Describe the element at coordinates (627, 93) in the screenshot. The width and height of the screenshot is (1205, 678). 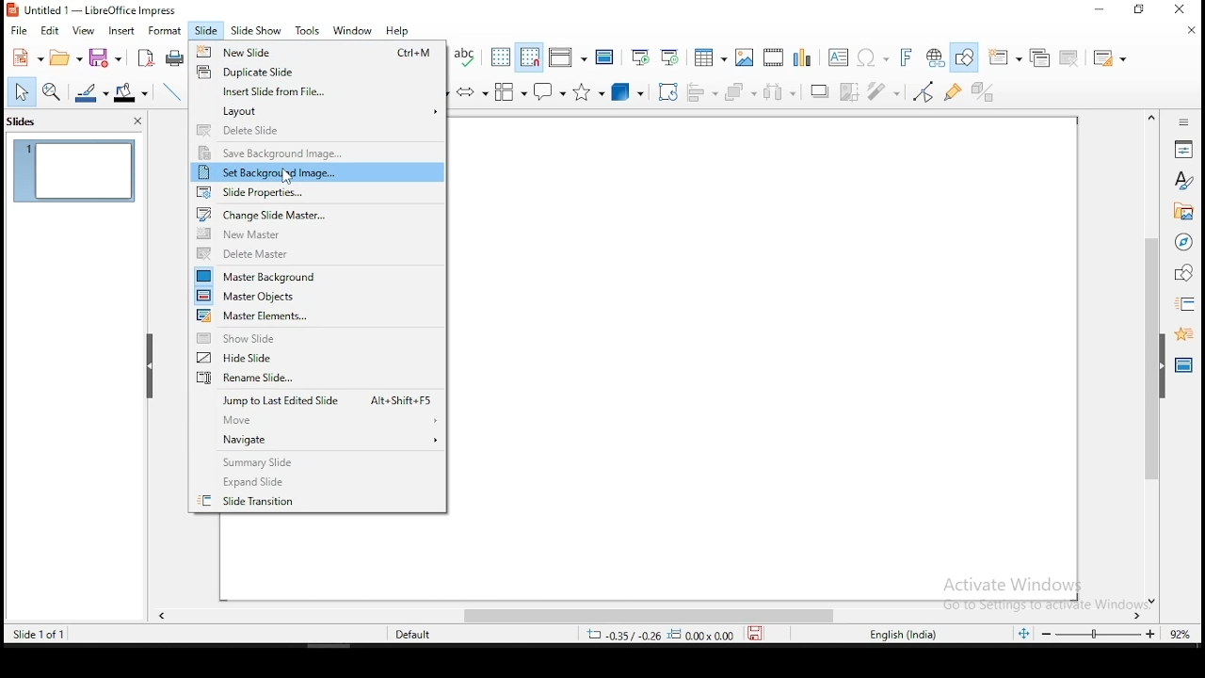
I see `3D objects` at that location.